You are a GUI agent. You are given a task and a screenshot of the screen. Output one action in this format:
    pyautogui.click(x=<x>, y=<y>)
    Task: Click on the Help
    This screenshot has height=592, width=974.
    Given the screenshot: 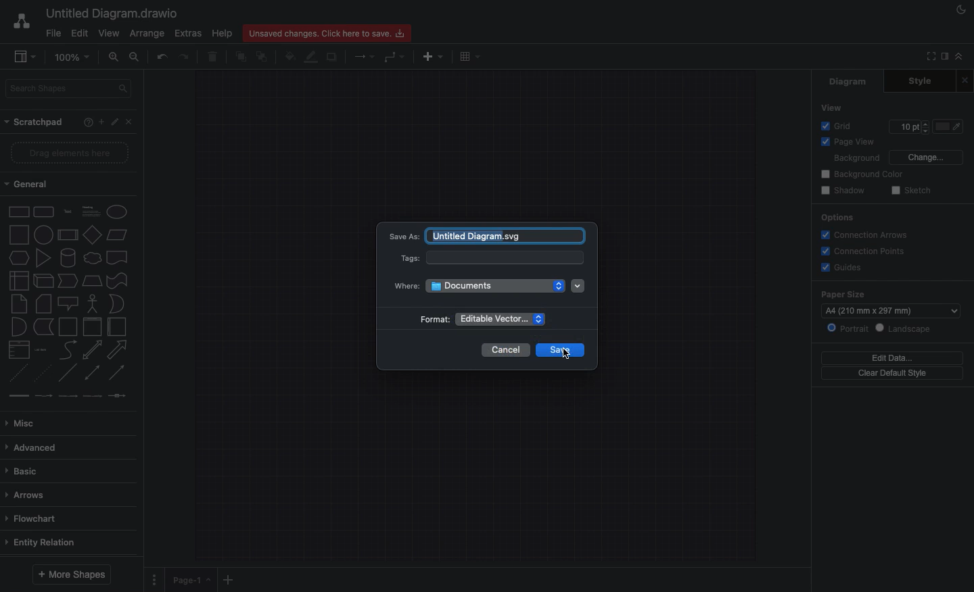 What is the action you would take?
    pyautogui.click(x=223, y=34)
    